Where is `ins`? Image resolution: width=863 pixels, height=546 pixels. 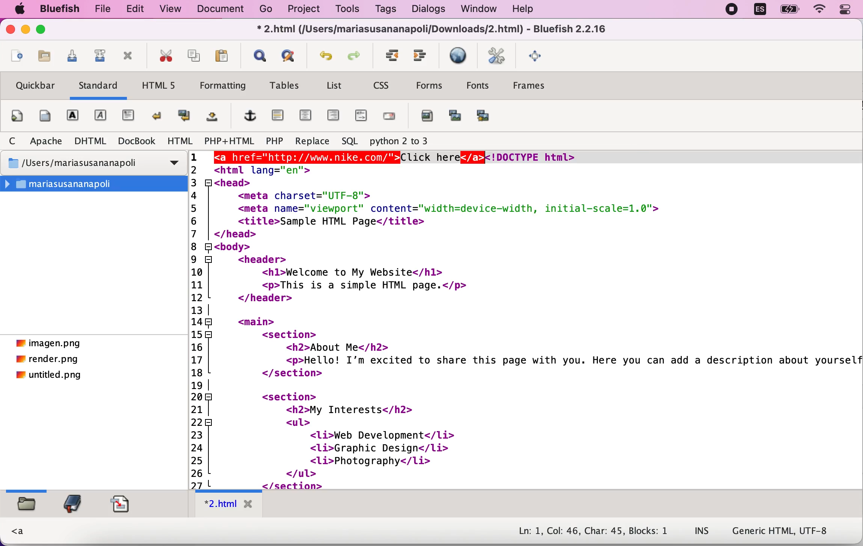 ins is located at coordinates (704, 531).